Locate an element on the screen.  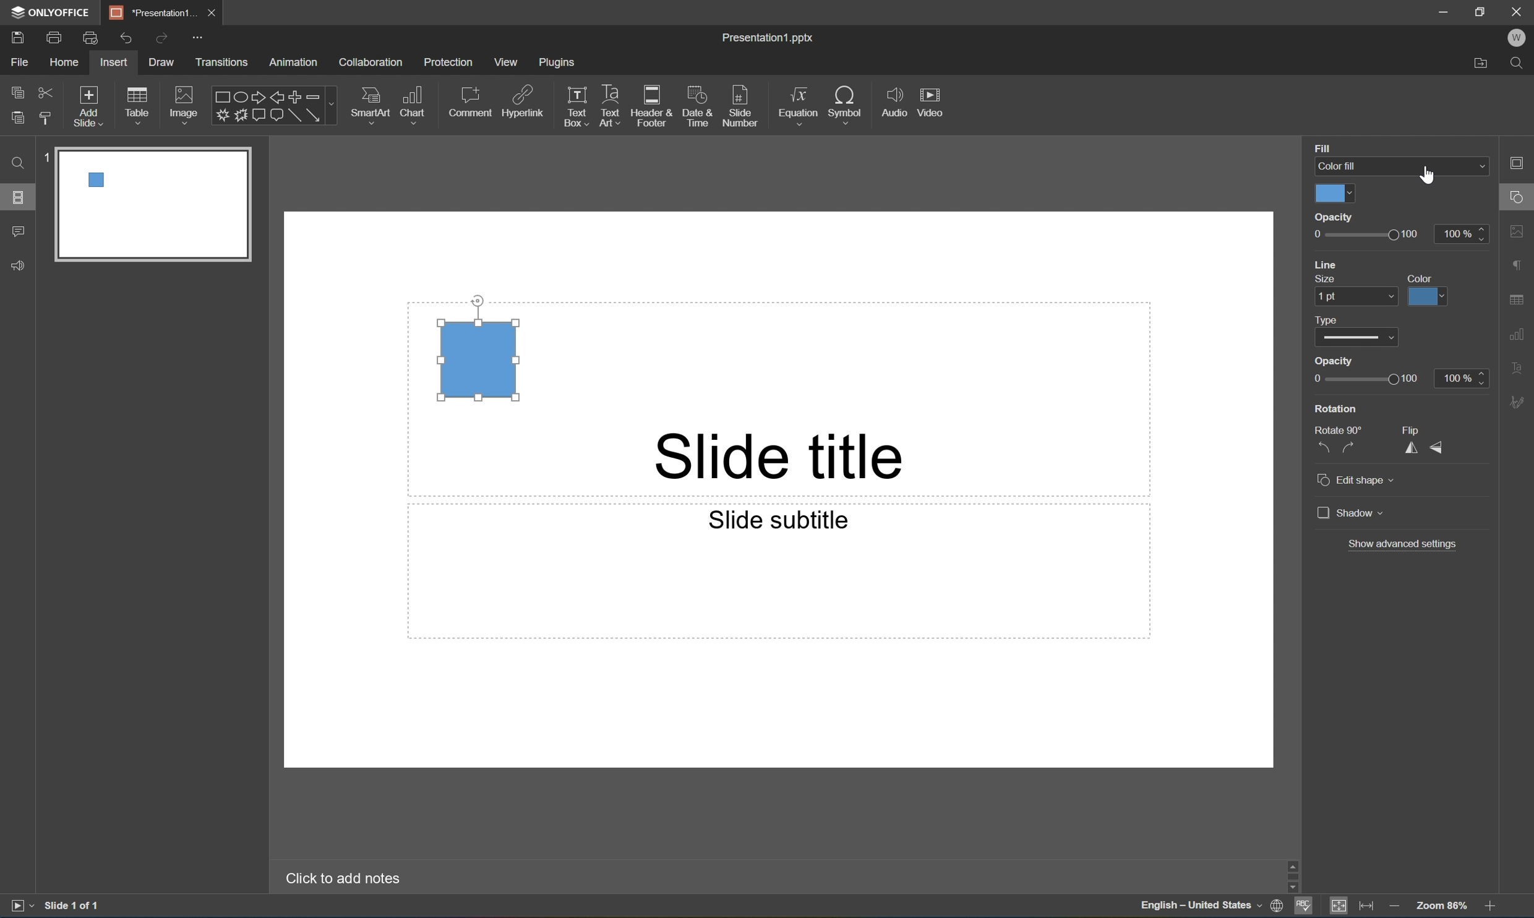
Shadow is located at coordinates (1350, 513).